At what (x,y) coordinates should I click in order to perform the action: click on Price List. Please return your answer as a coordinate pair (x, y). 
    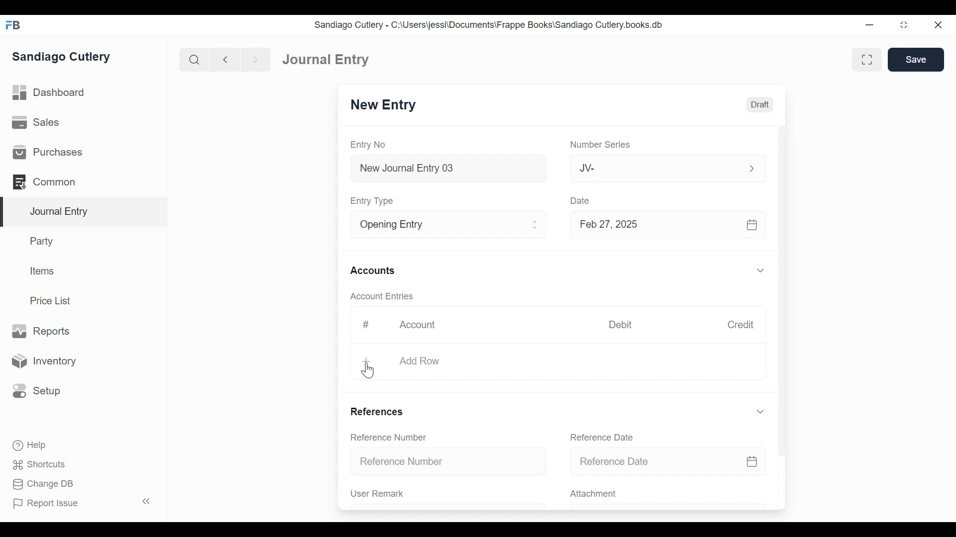
    Looking at the image, I should click on (52, 300).